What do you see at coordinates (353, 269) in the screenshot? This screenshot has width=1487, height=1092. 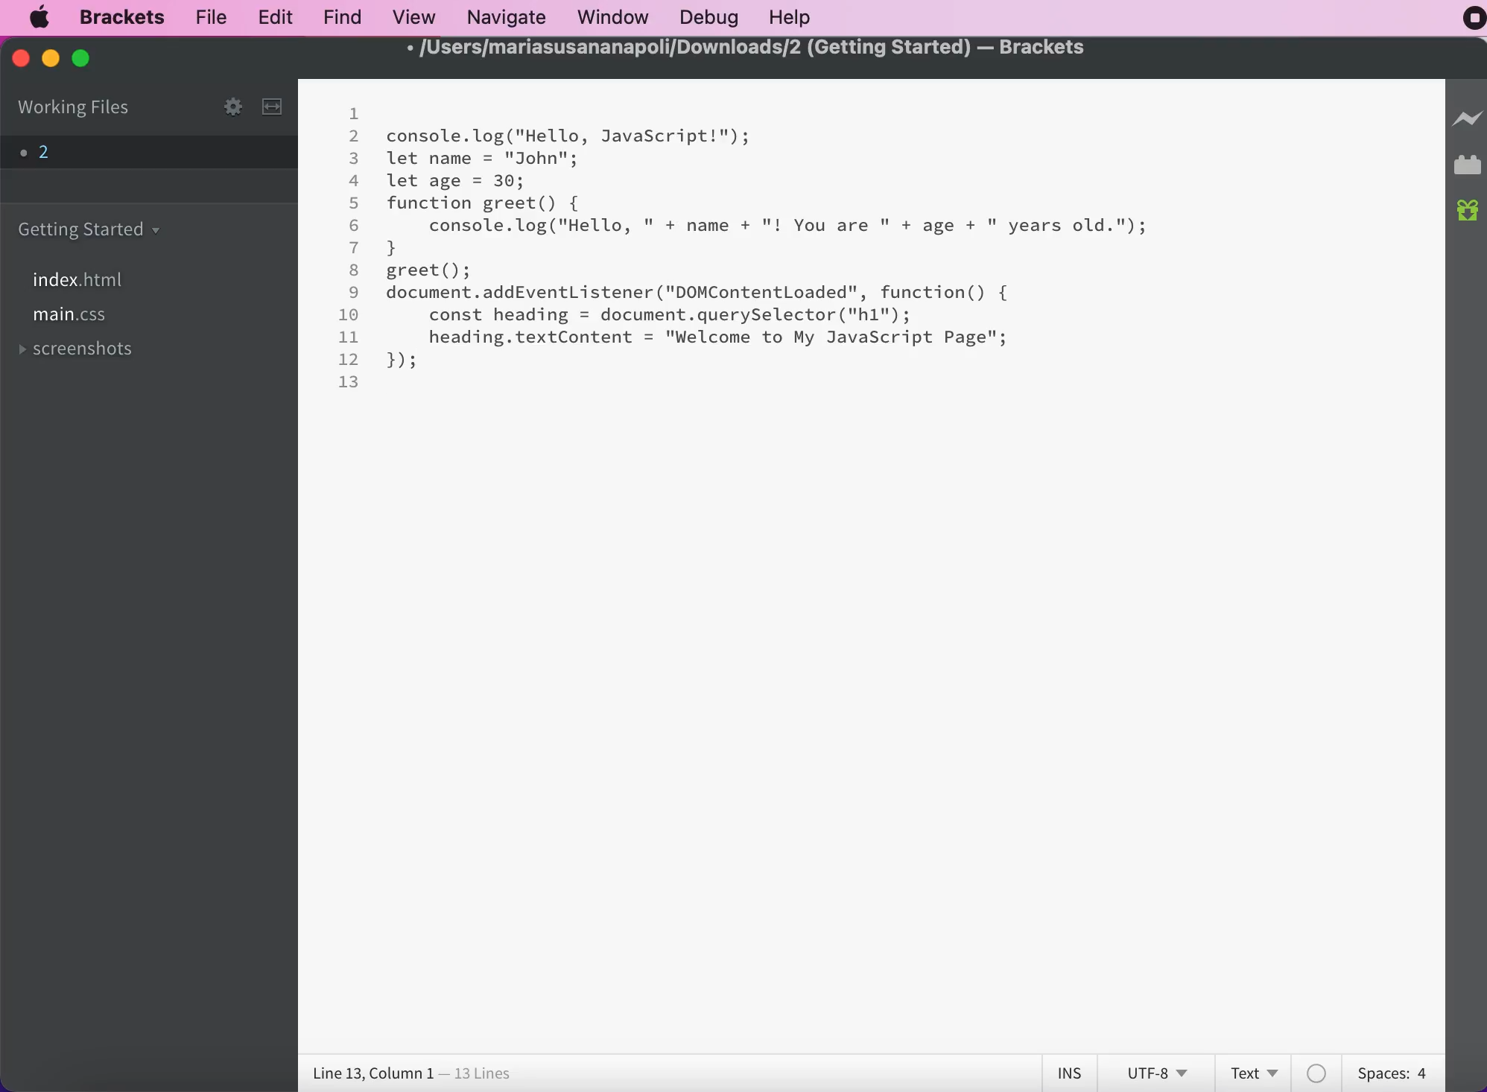 I see `8` at bounding box center [353, 269].